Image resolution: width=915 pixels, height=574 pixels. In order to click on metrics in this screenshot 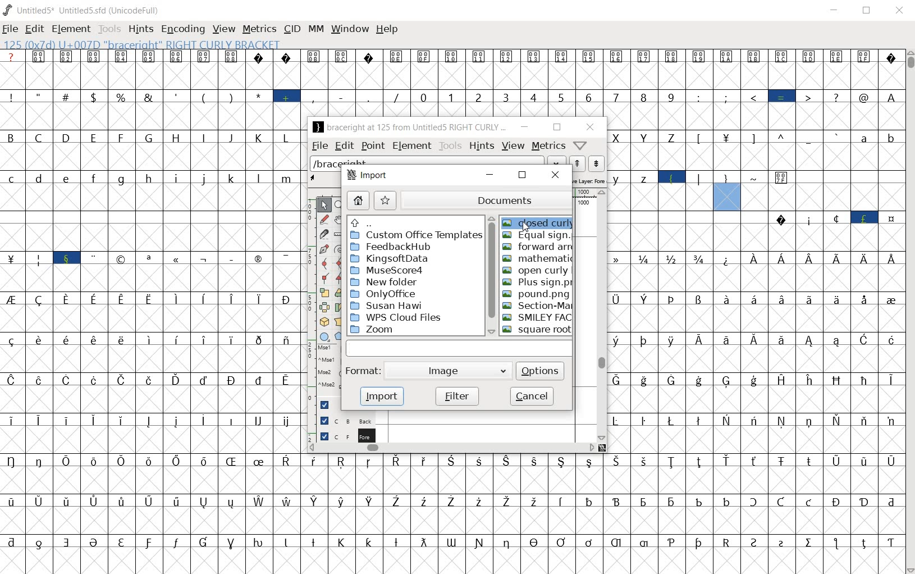, I will do `click(548, 147)`.